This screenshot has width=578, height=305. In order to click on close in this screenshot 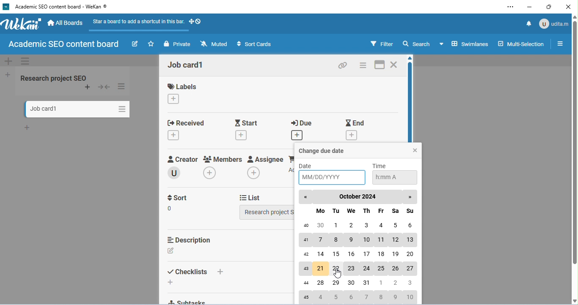, I will do `click(415, 150)`.